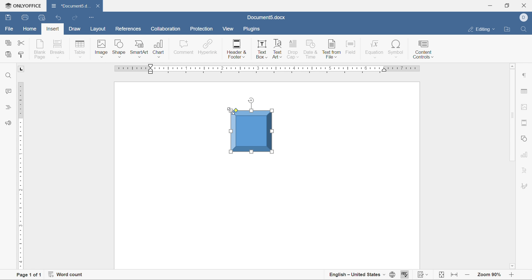 Image resolution: width=532 pixels, height=280 pixels. Describe the element at coordinates (201, 29) in the screenshot. I see `protection` at that location.